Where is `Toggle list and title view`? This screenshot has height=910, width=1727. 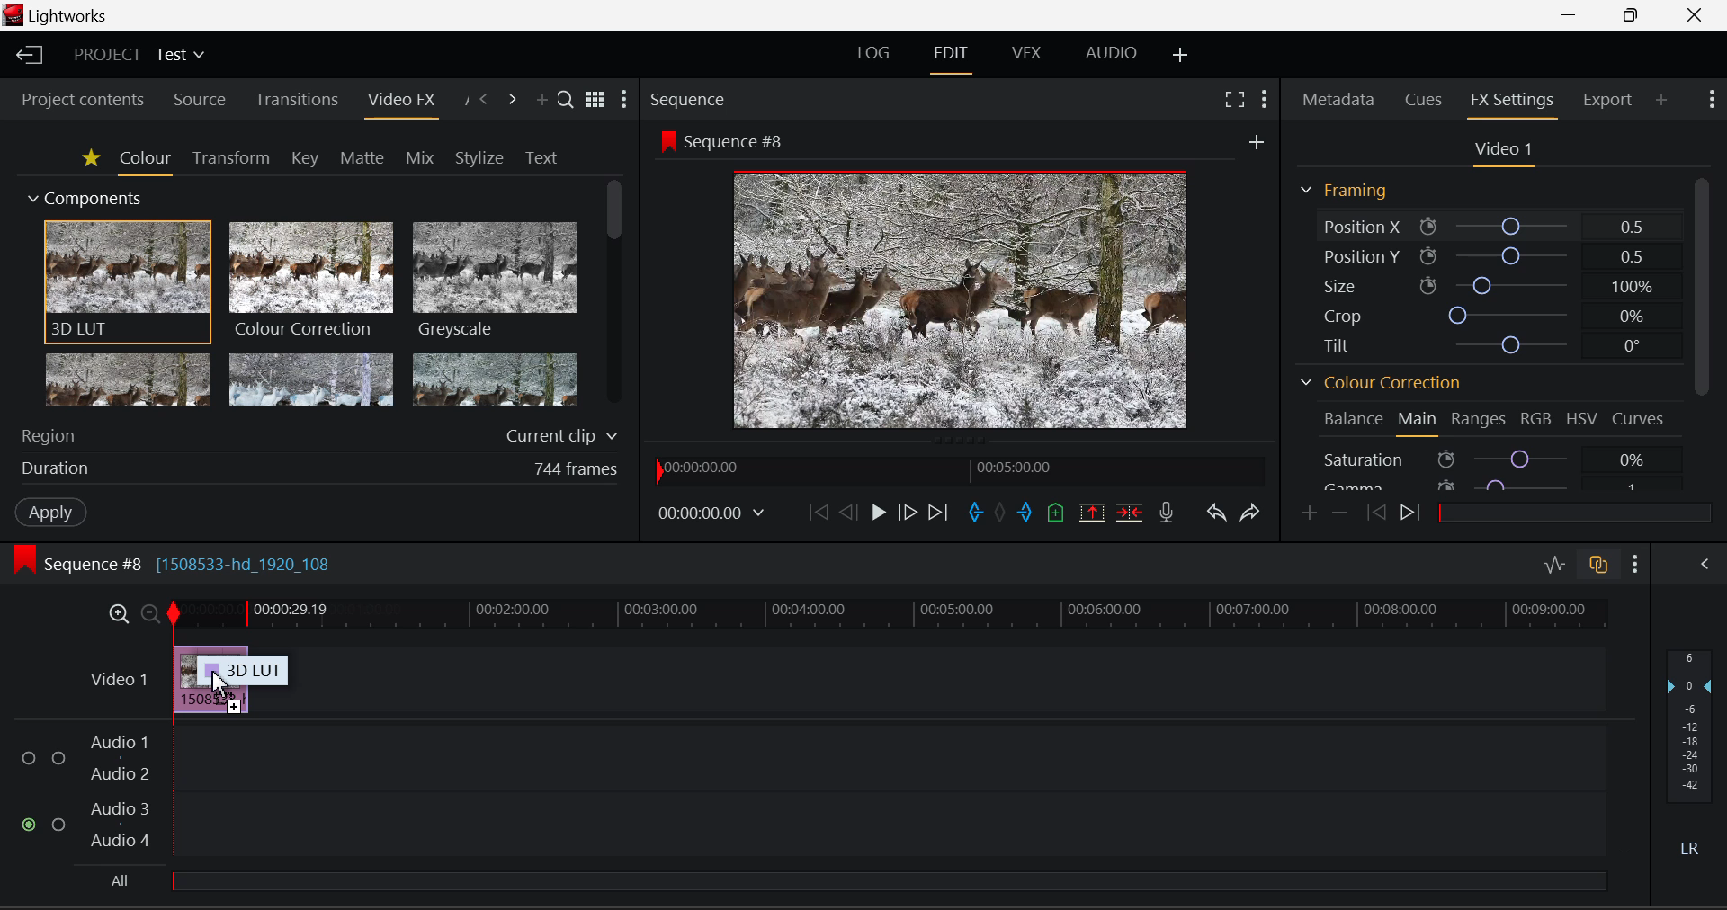 Toggle list and title view is located at coordinates (595, 97).